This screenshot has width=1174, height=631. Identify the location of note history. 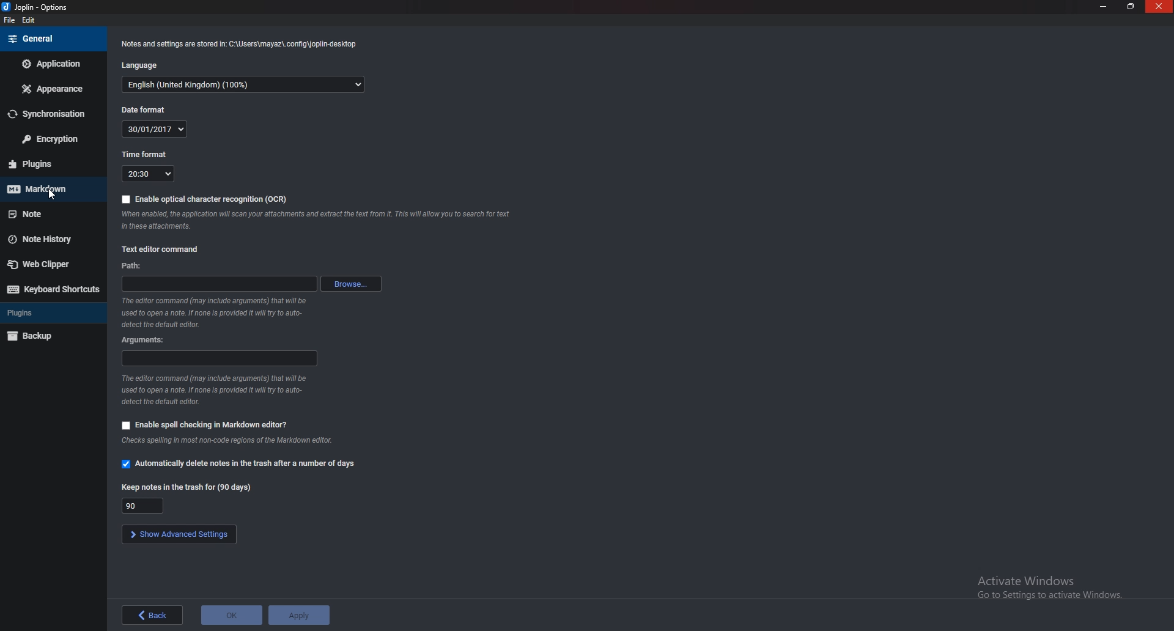
(52, 238).